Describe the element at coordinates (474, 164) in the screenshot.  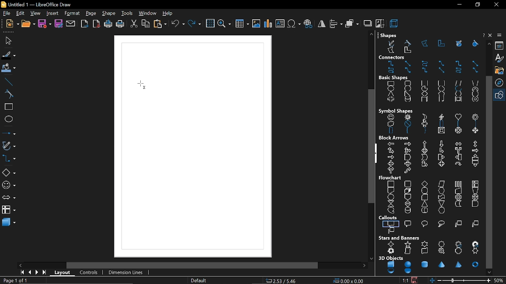
I see `down arrow callout` at that location.